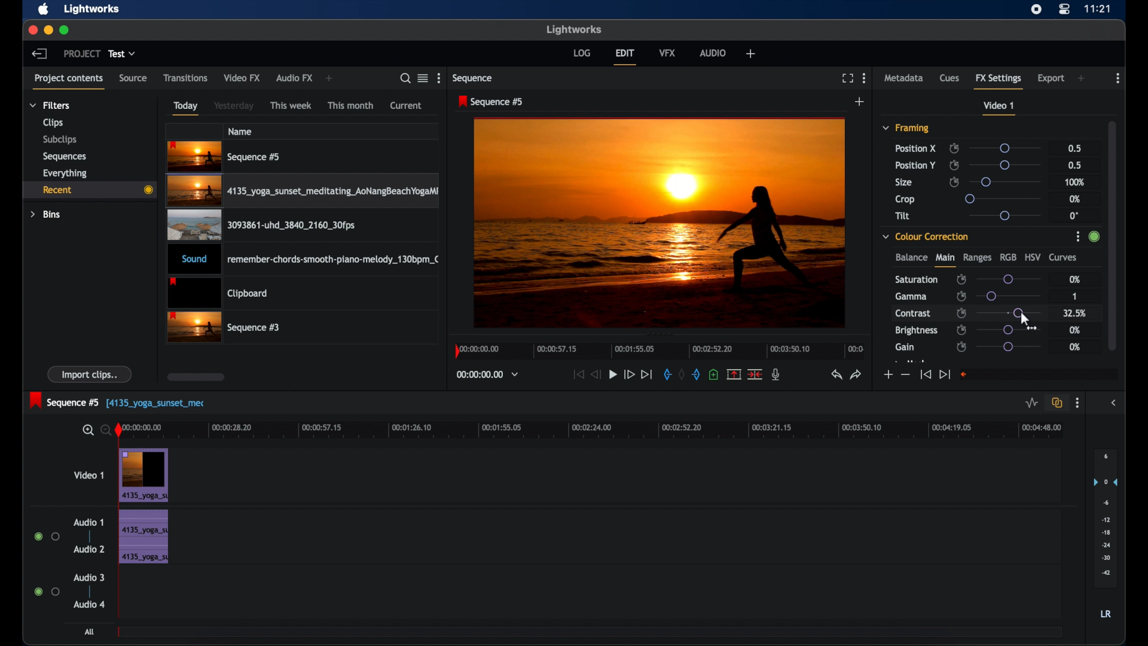  What do you see at coordinates (145, 476) in the screenshot?
I see `video clip` at bounding box center [145, 476].